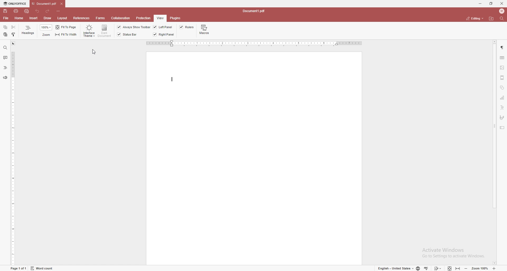 This screenshot has height=271, width=507. I want to click on onlyoffice, so click(15, 3).